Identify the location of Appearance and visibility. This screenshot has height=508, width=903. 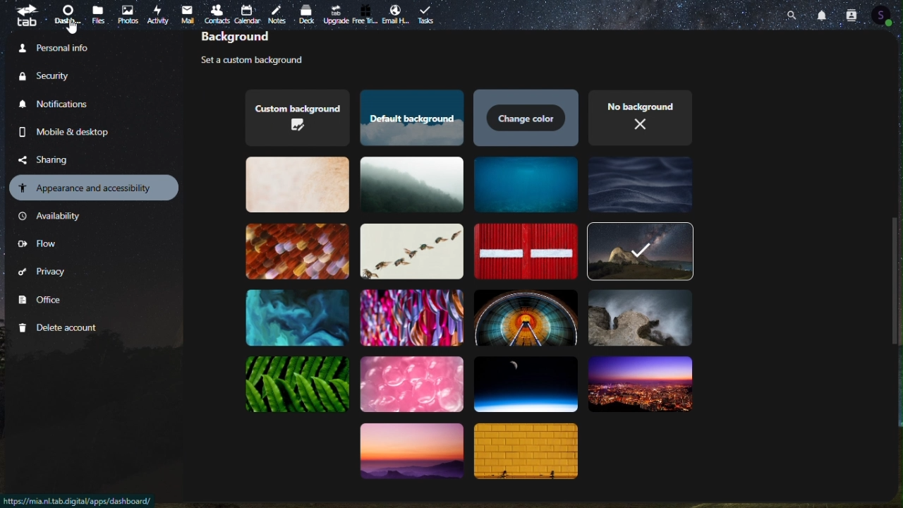
(95, 187).